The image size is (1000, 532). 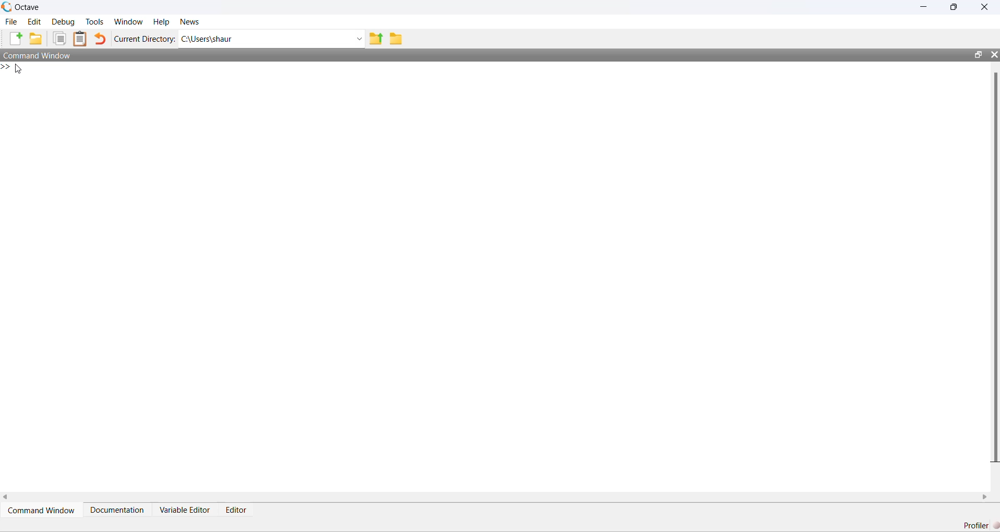 I want to click on undo, so click(x=100, y=38).